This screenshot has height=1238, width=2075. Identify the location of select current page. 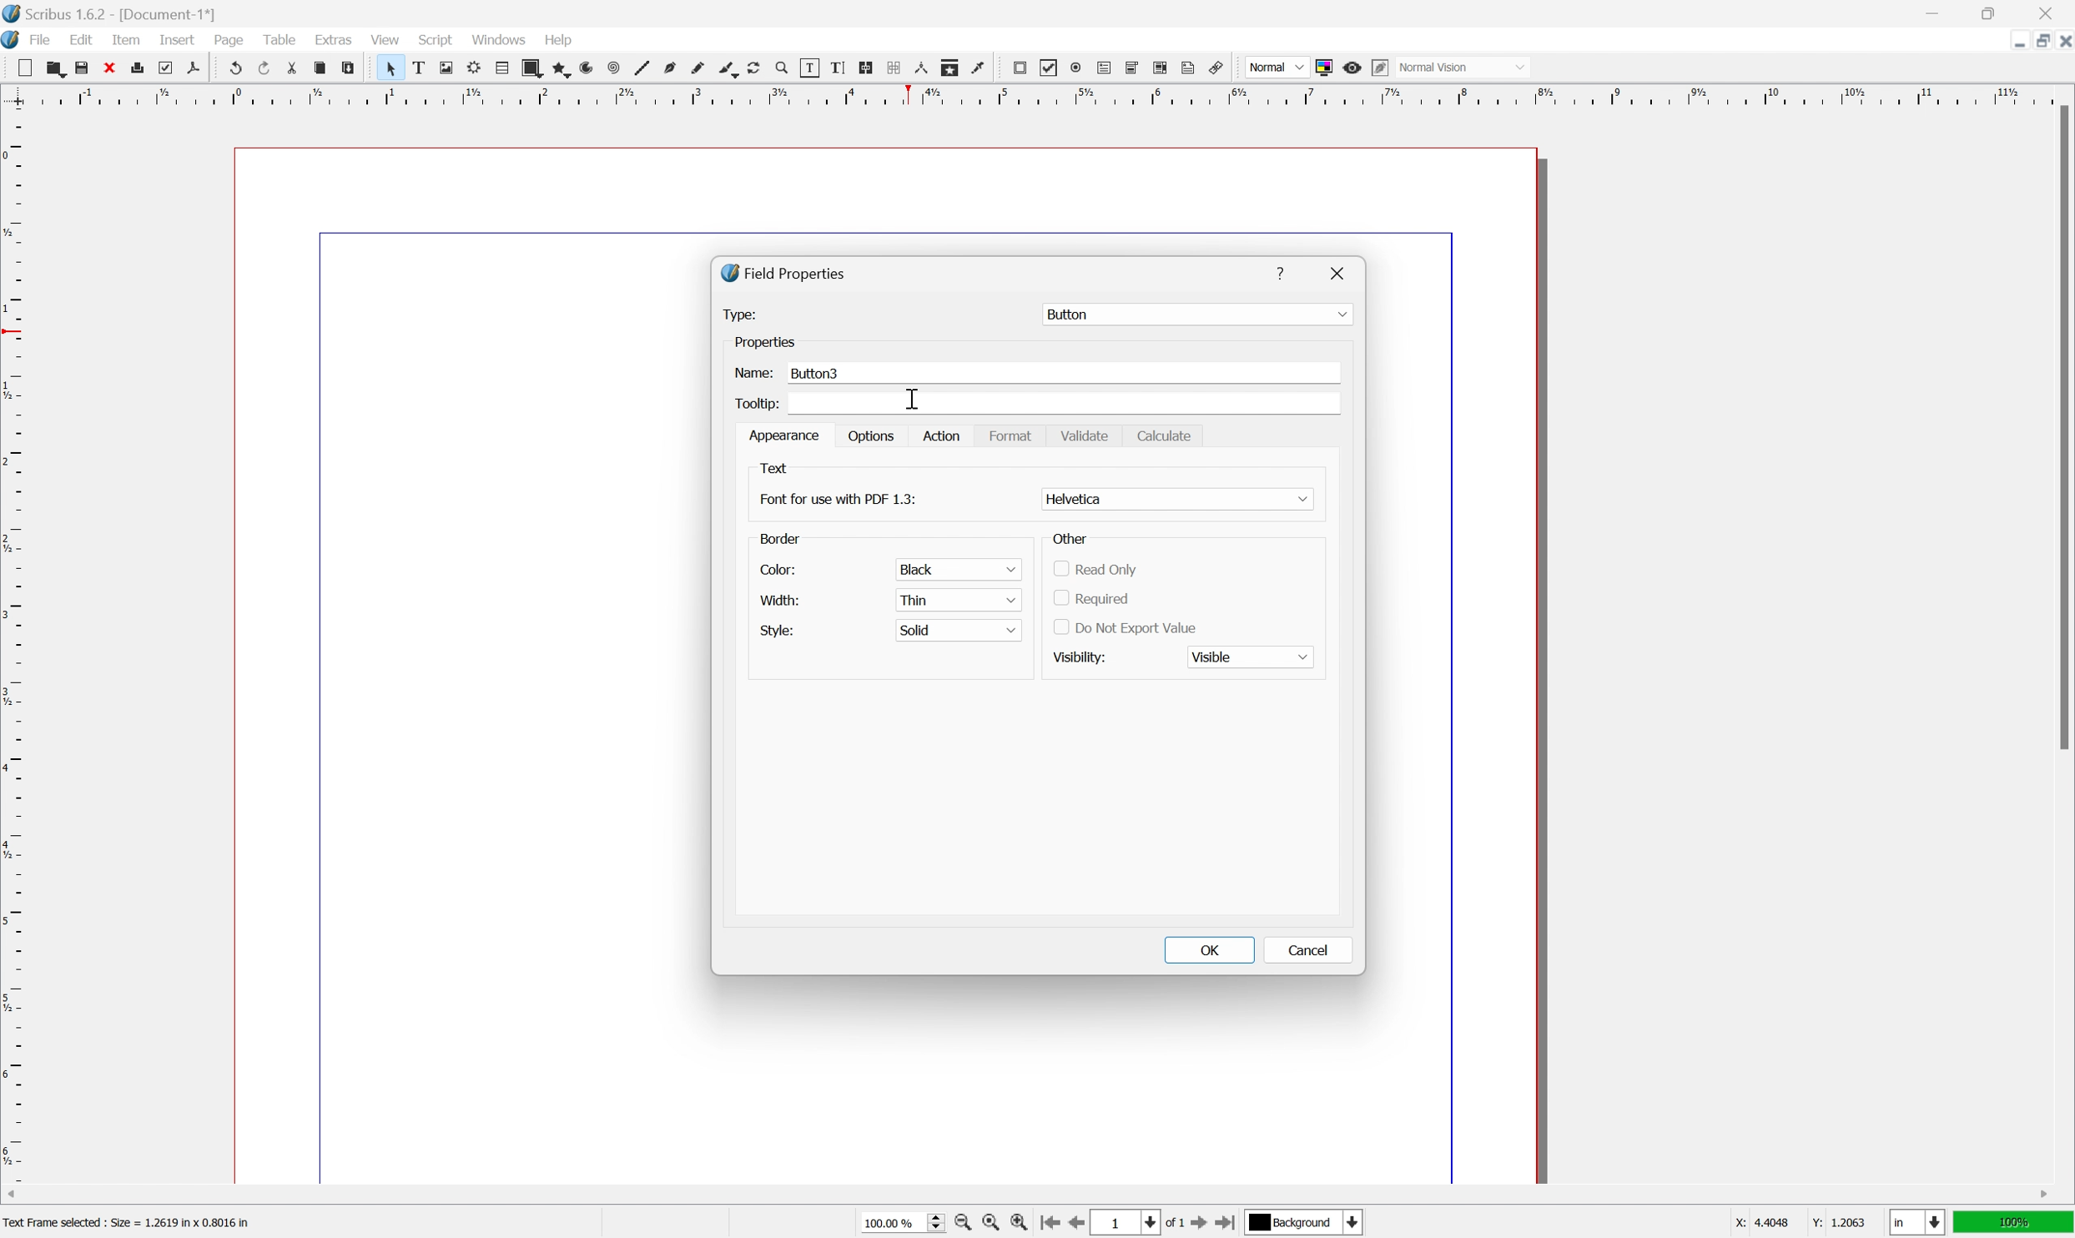
(1137, 1225).